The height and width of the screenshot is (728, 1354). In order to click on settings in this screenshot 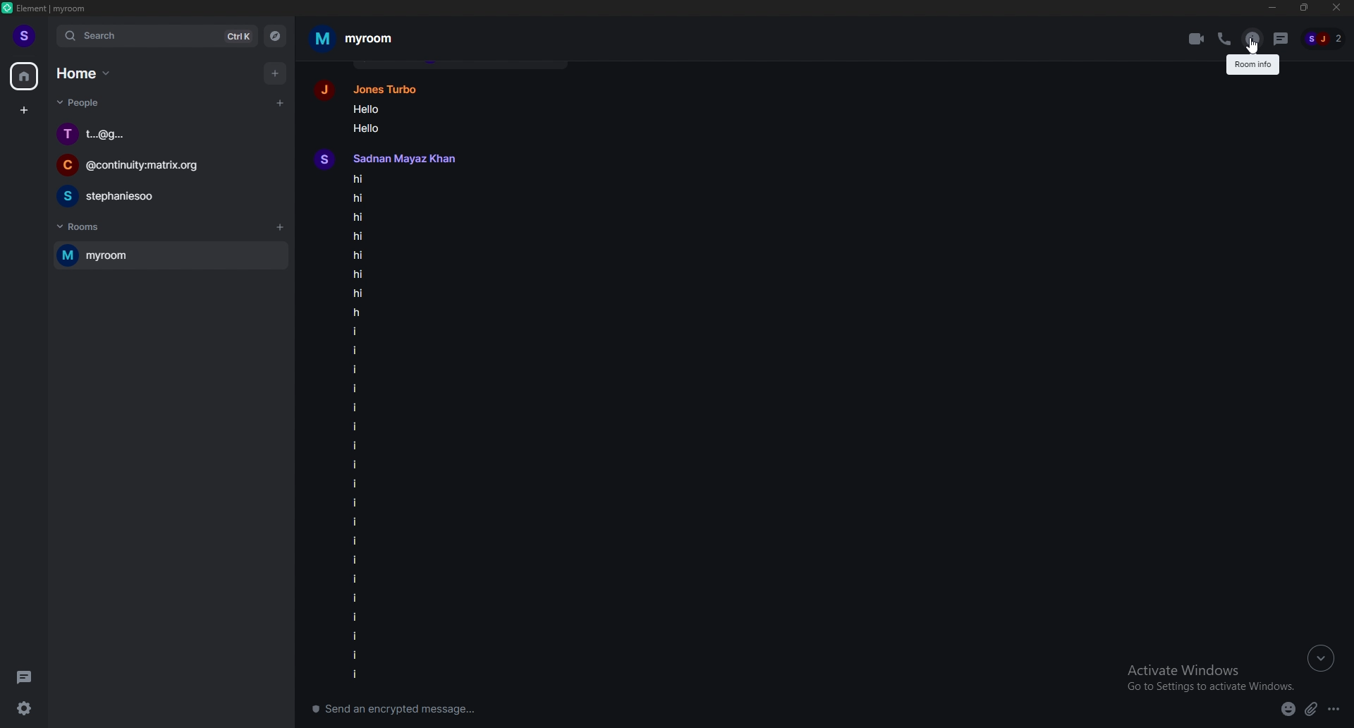, I will do `click(28, 710)`.